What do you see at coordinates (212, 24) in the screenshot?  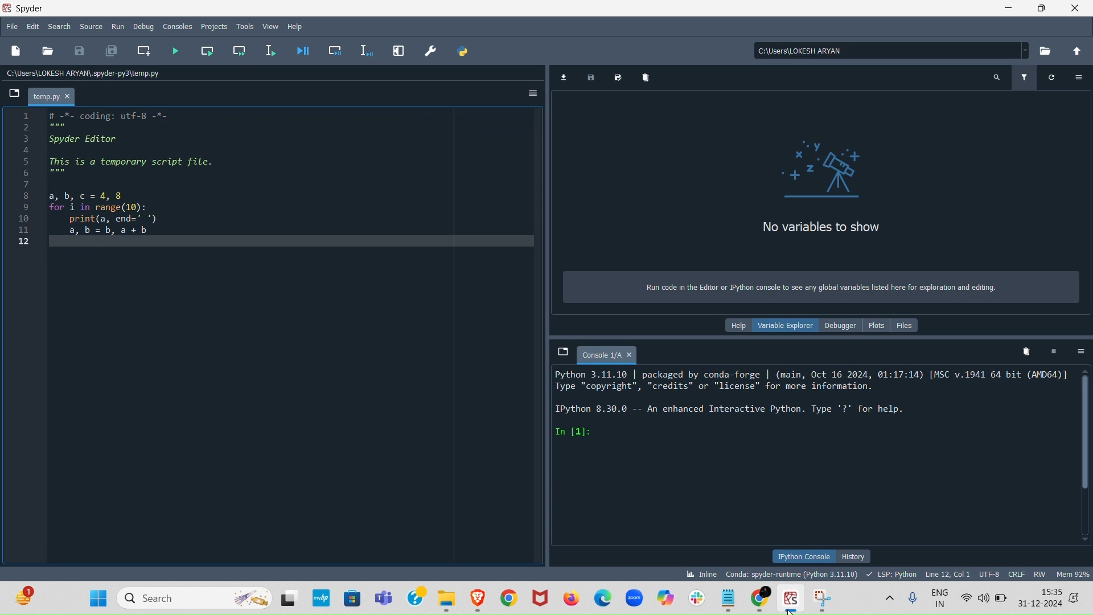 I see `Projects` at bounding box center [212, 24].